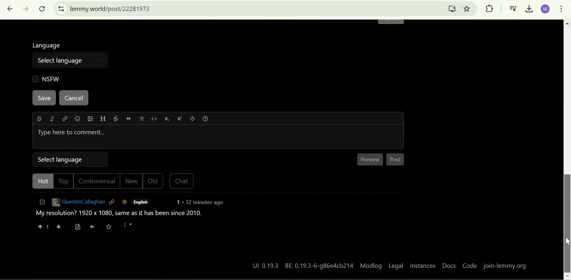  What do you see at coordinates (132, 182) in the screenshot?
I see `New` at bounding box center [132, 182].